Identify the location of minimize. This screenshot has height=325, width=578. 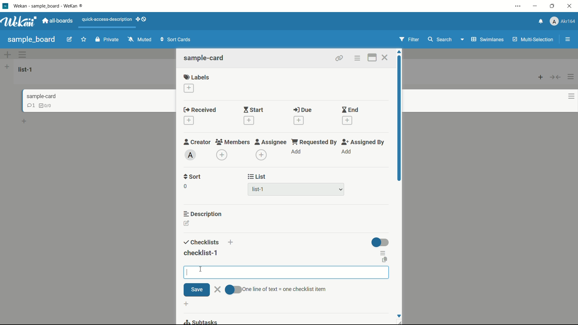
(536, 6).